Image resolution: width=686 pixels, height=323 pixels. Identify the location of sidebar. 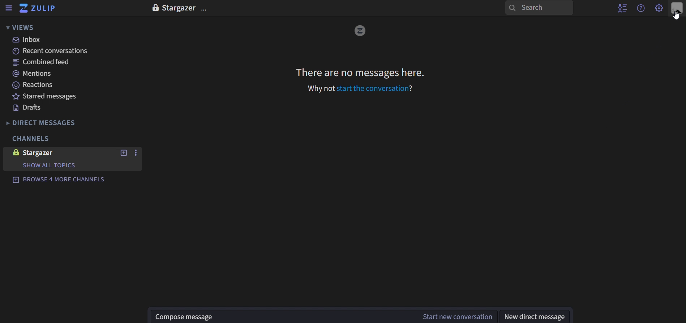
(10, 7).